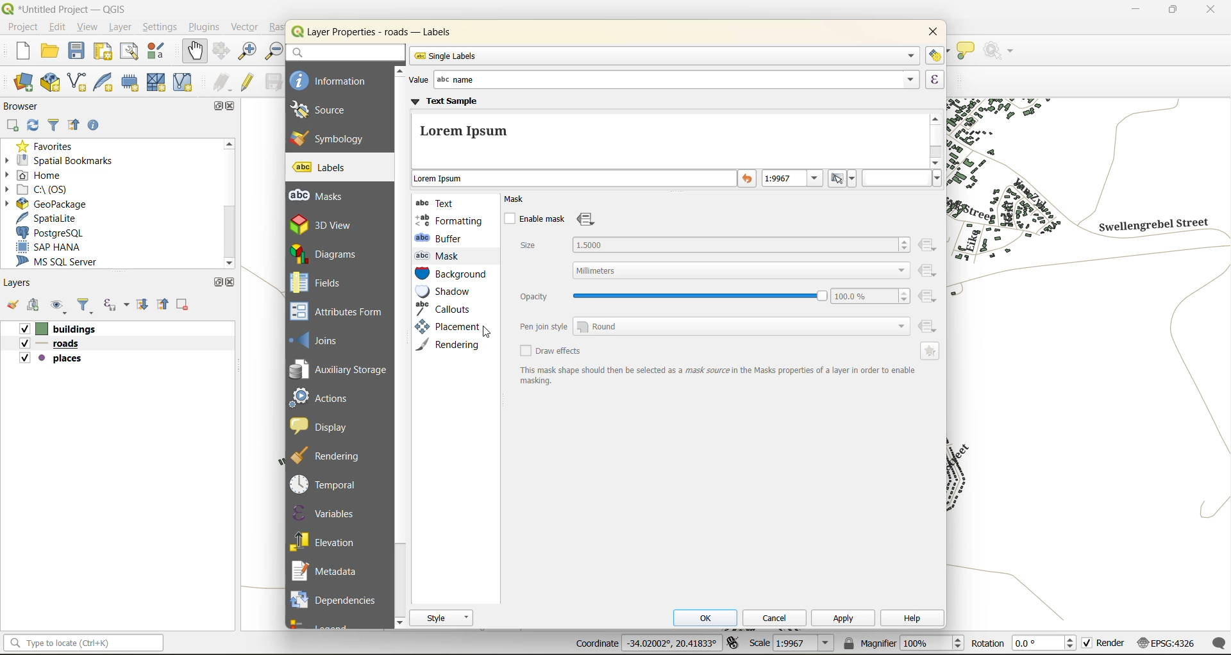 The image size is (1231, 655). I want to click on filter by expression, so click(116, 305).